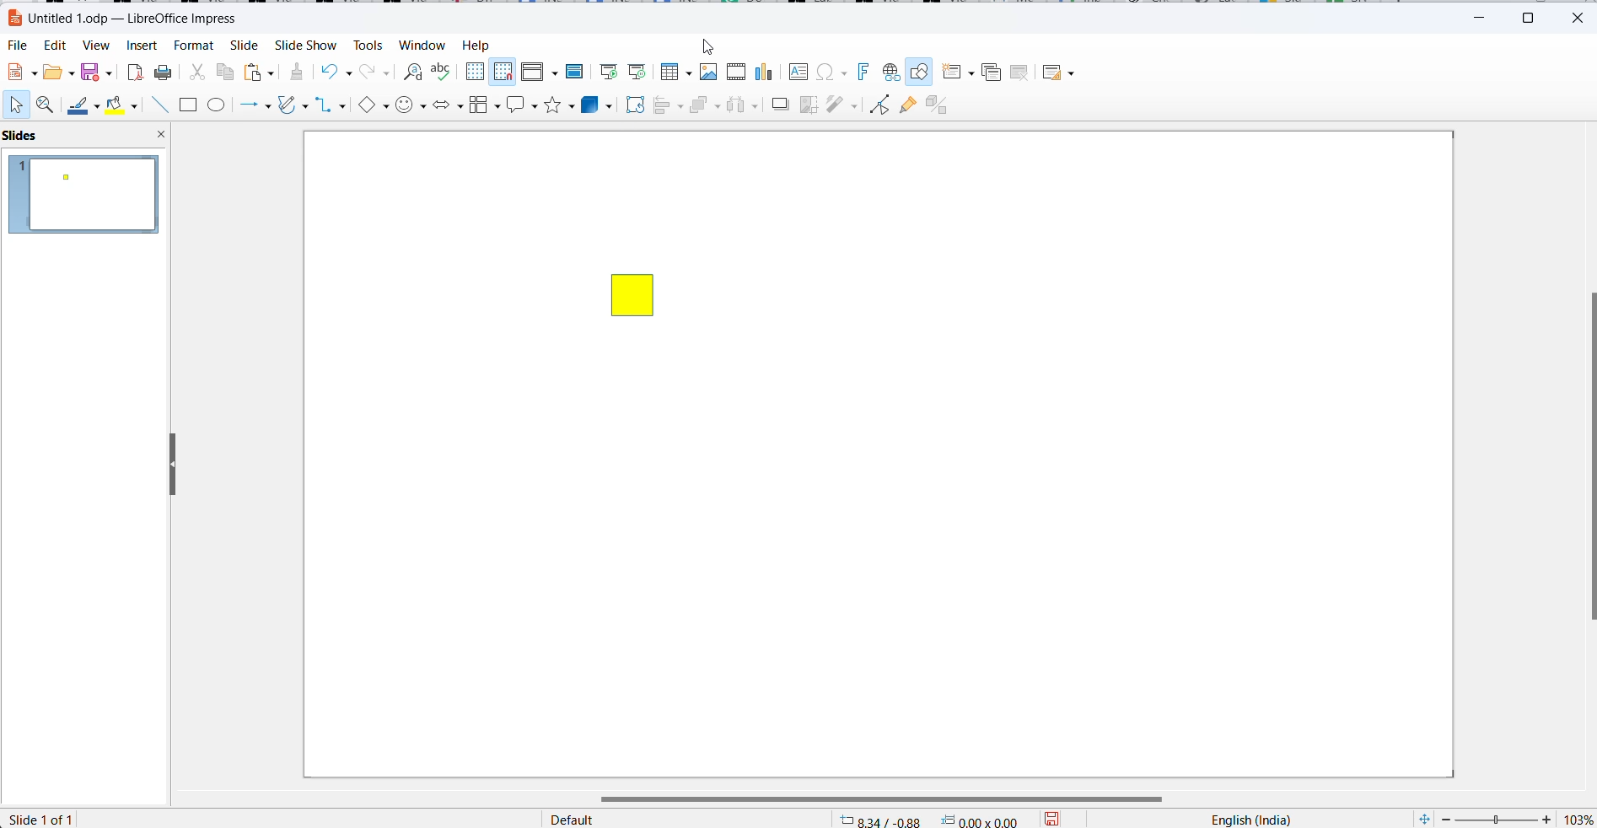 This screenshot has width=1597, height=828. I want to click on Toggle extrusion, so click(941, 105).